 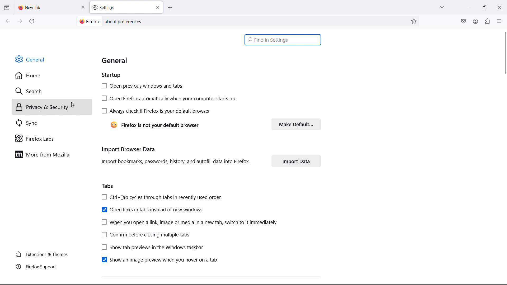 What do you see at coordinates (52, 139) in the screenshot?
I see `firefox labs` at bounding box center [52, 139].